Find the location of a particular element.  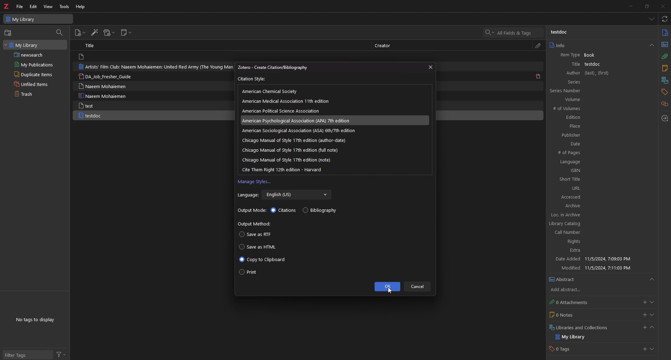

Loc. in Archive is located at coordinates (597, 215).